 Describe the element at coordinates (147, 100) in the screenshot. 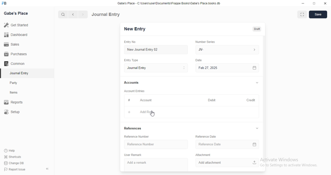

I see `Account` at that location.